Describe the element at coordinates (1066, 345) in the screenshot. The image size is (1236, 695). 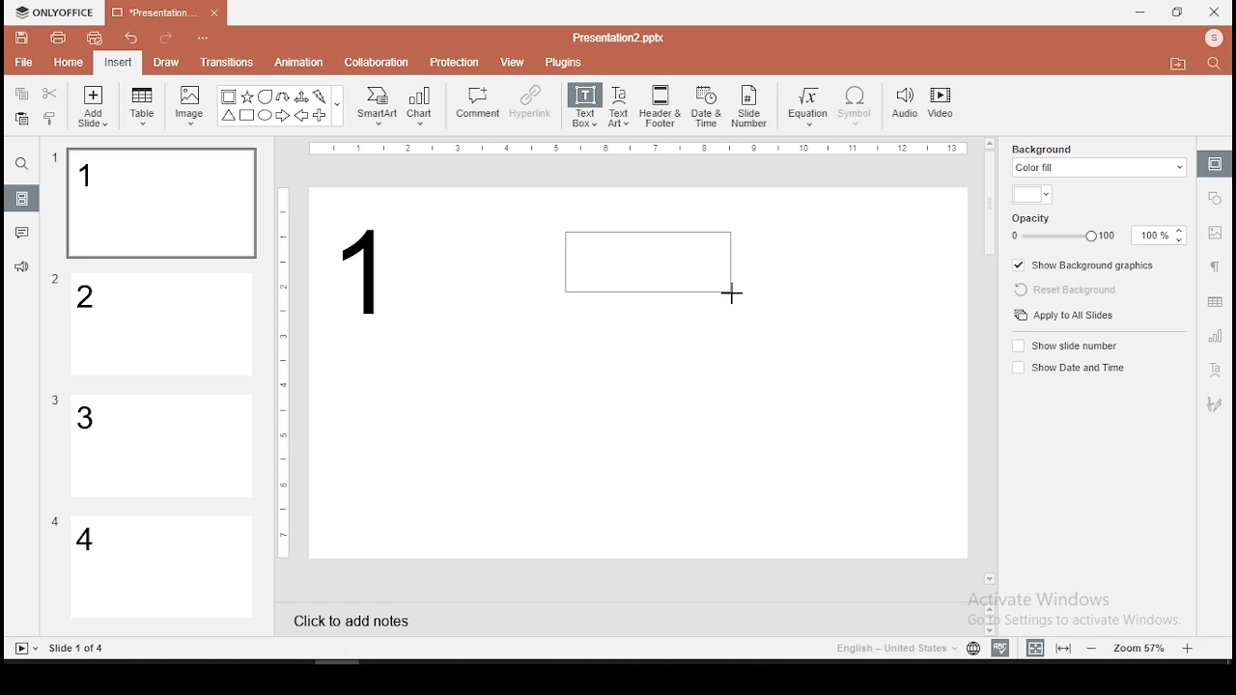
I see `show slide number on/off` at that location.